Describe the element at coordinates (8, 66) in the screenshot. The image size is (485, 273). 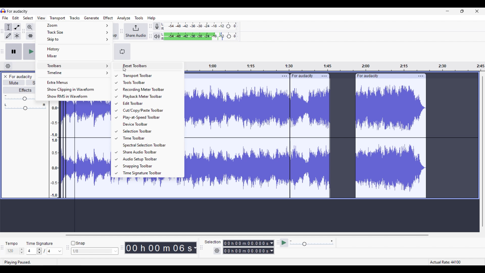
I see `Timeline settings` at that location.